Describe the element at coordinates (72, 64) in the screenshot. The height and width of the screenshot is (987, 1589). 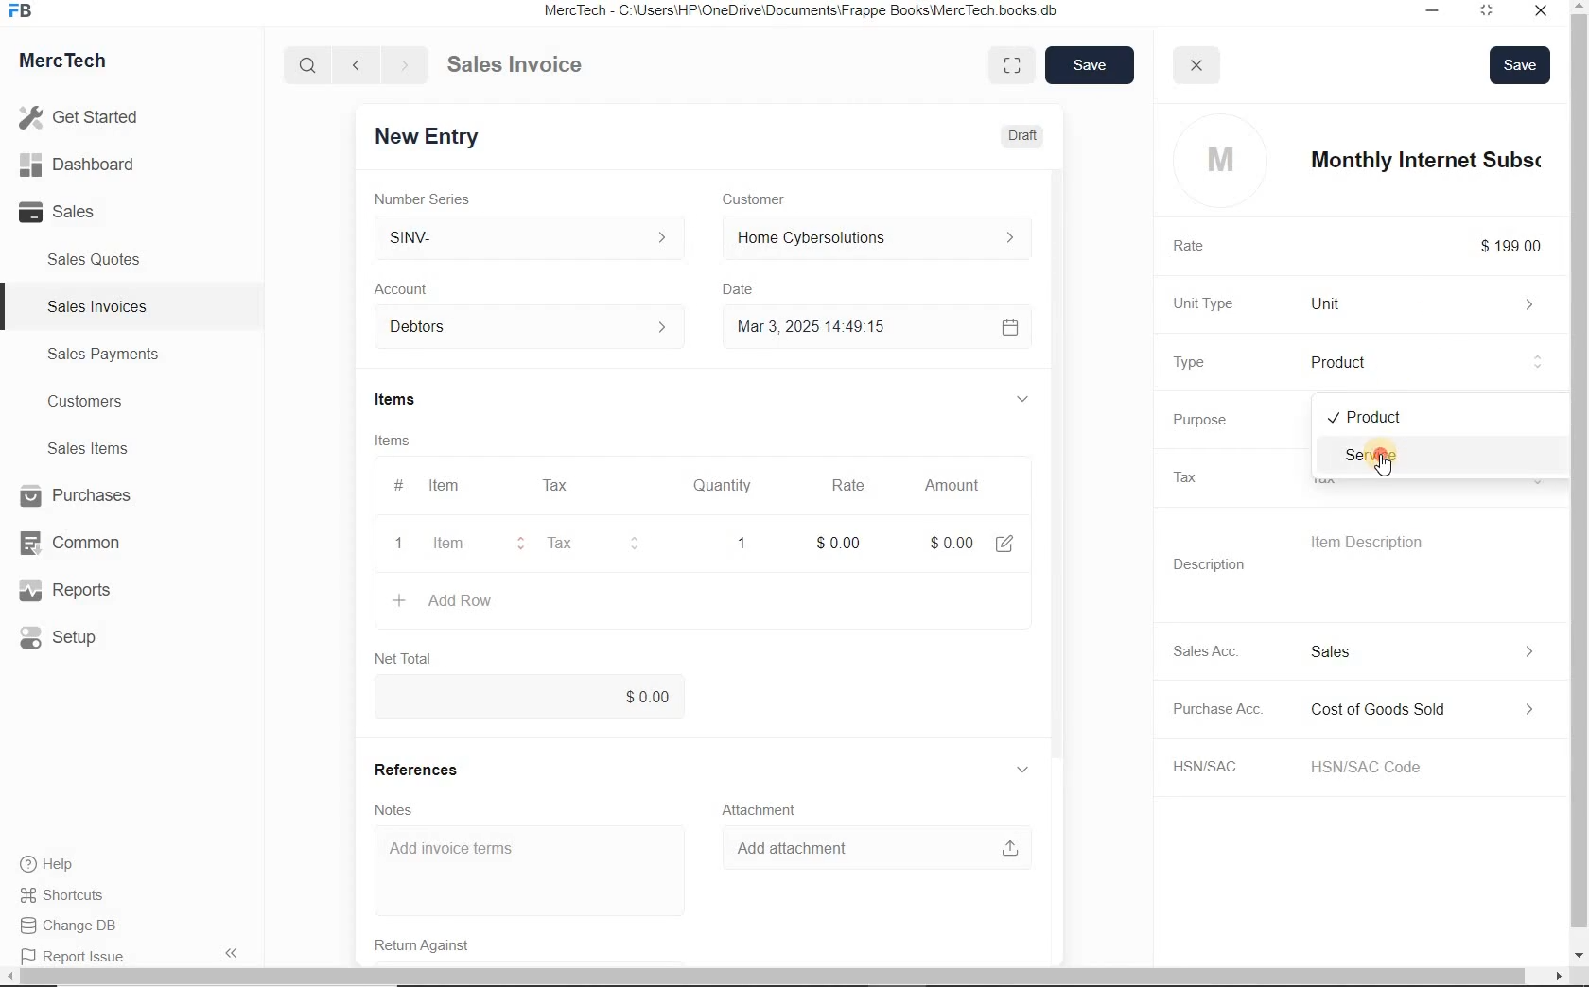
I see `MercTech` at that location.